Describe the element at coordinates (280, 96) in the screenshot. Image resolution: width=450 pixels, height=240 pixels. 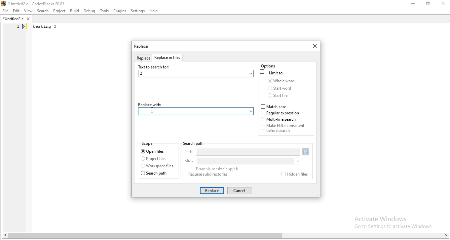
I see `start file` at that location.